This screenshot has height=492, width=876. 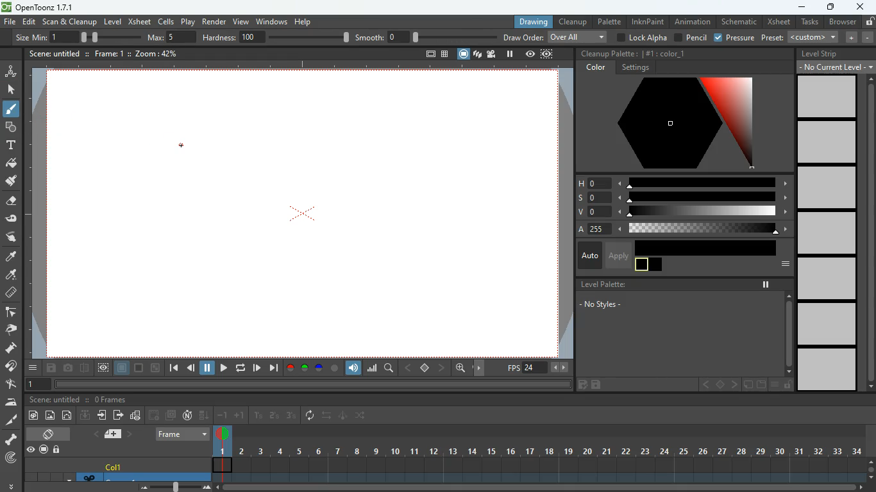 I want to click on radar, so click(x=12, y=459).